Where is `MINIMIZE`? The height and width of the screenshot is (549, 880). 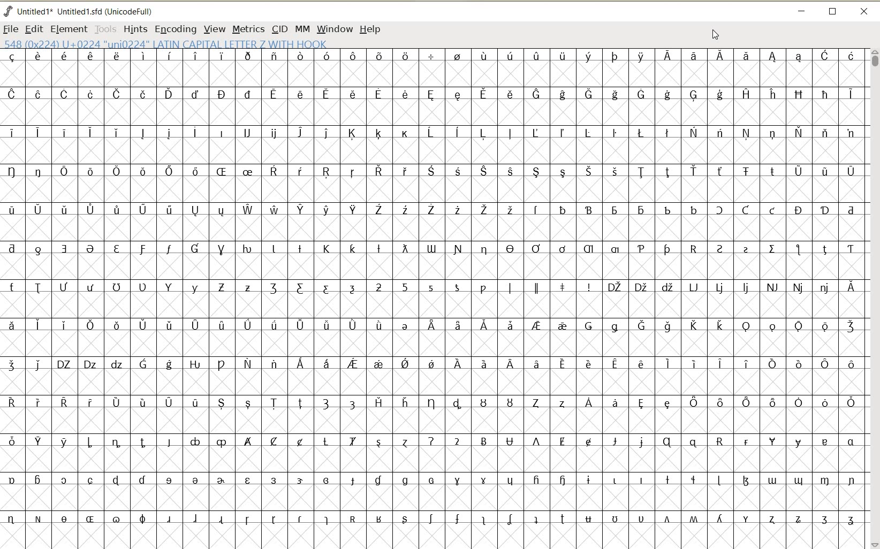
MINIMIZE is located at coordinates (801, 10).